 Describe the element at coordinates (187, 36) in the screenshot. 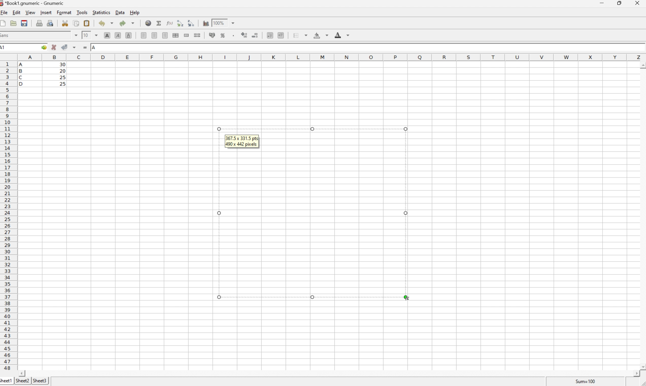

I see `Merge a range of cells` at that location.